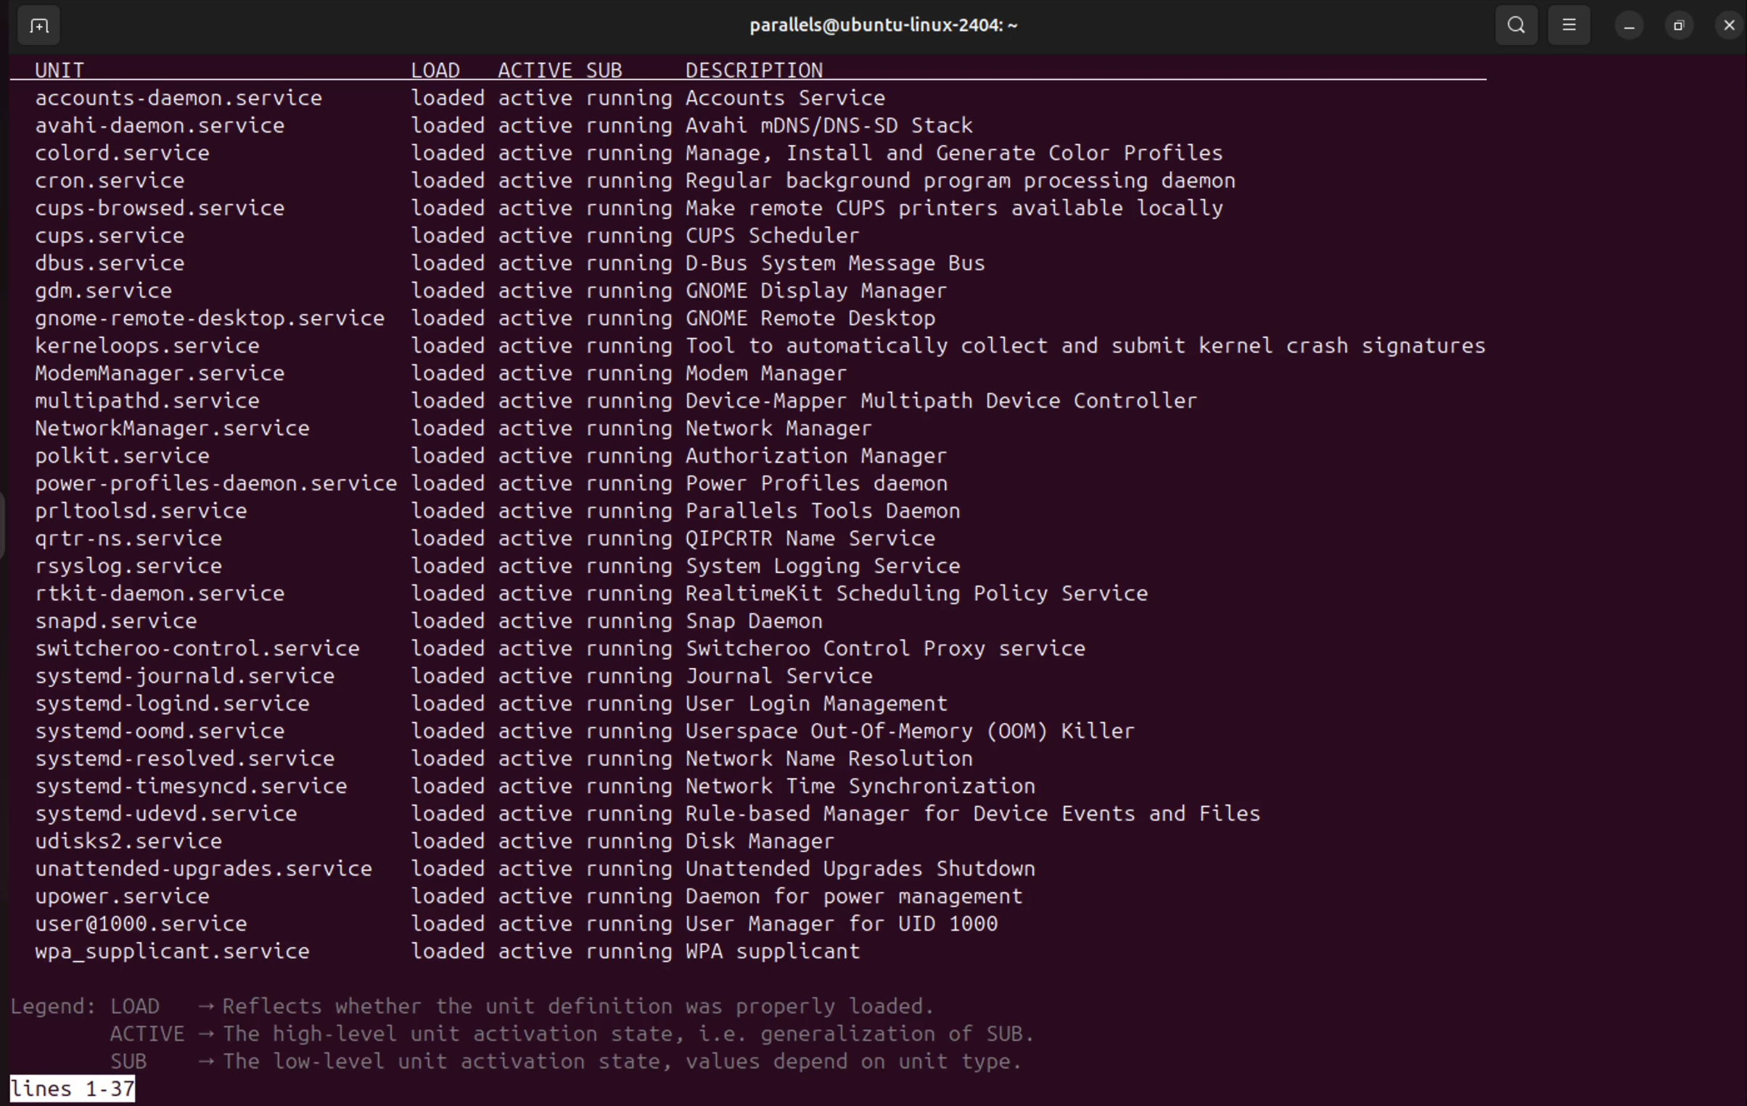 Image resolution: width=1747 pixels, height=1106 pixels. What do you see at coordinates (42, 1086) in the screenshot?
I see `lines 1/37` at bounding box center [42, 1086].